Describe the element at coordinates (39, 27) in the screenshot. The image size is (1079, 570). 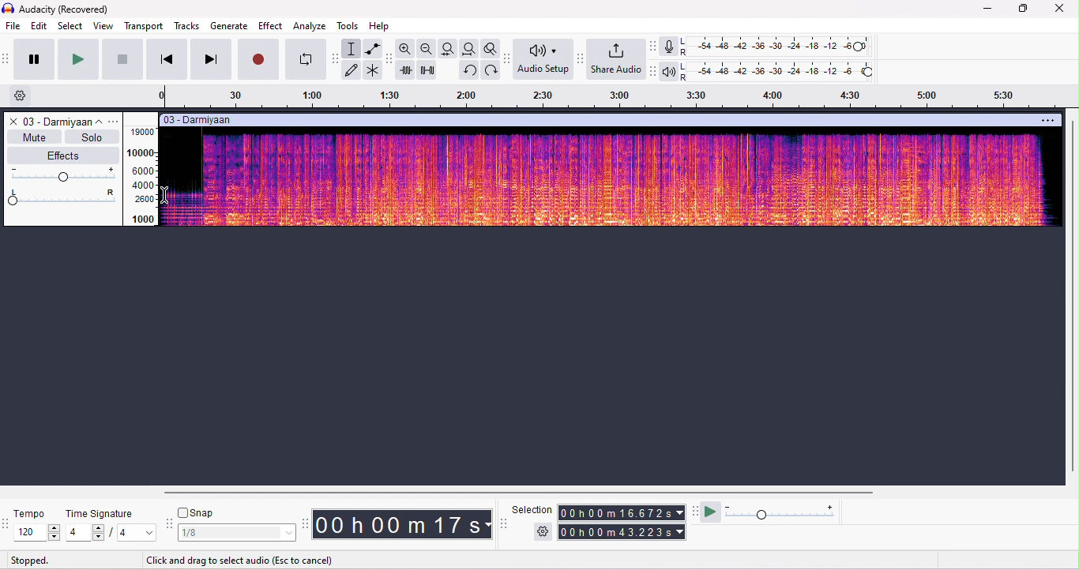
I see `edit` at that location.